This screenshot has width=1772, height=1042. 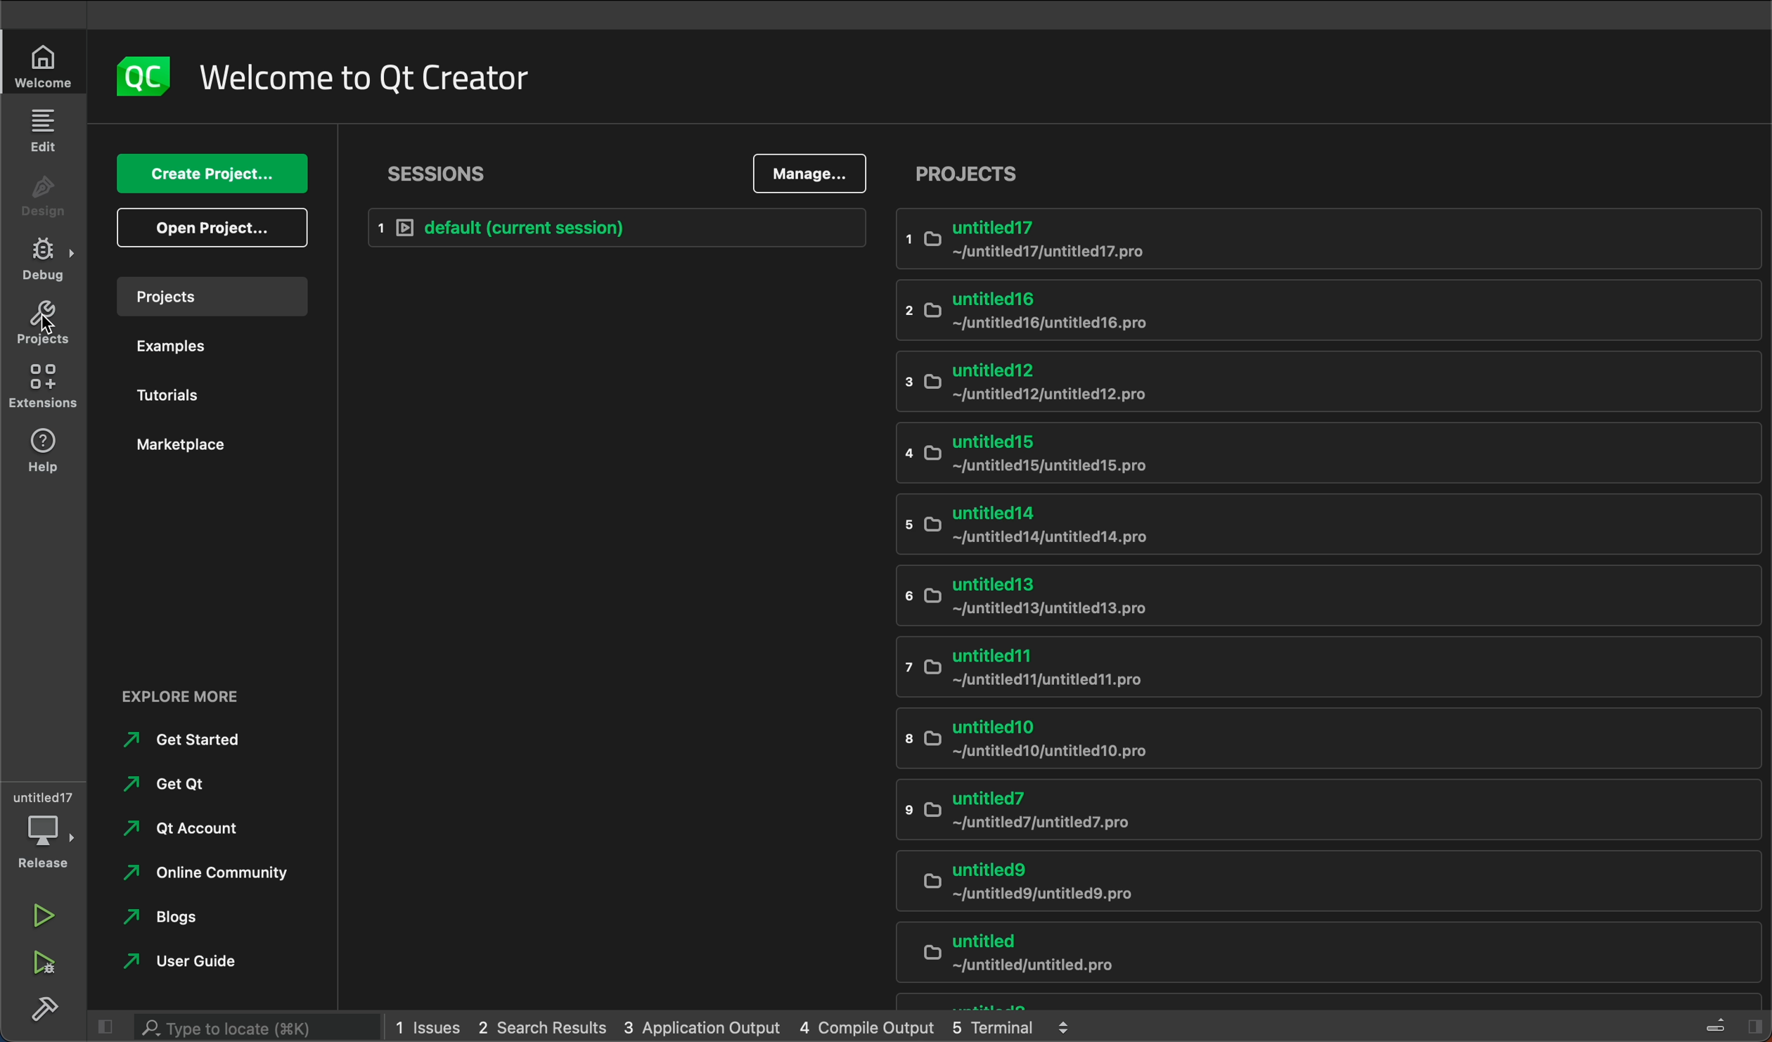 I want to click on debug, so click(x=50, y=262).